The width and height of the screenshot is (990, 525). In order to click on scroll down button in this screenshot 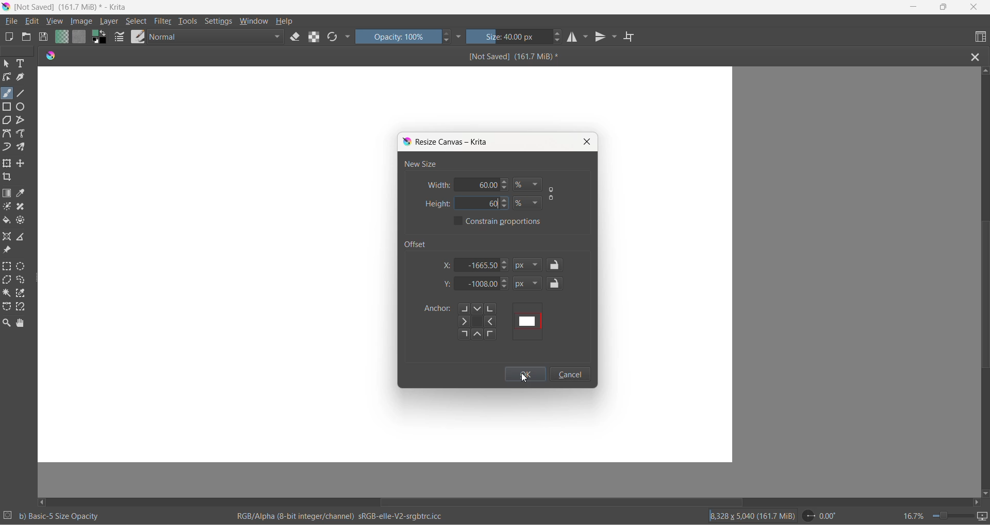, I will do `click(984, 491)`.